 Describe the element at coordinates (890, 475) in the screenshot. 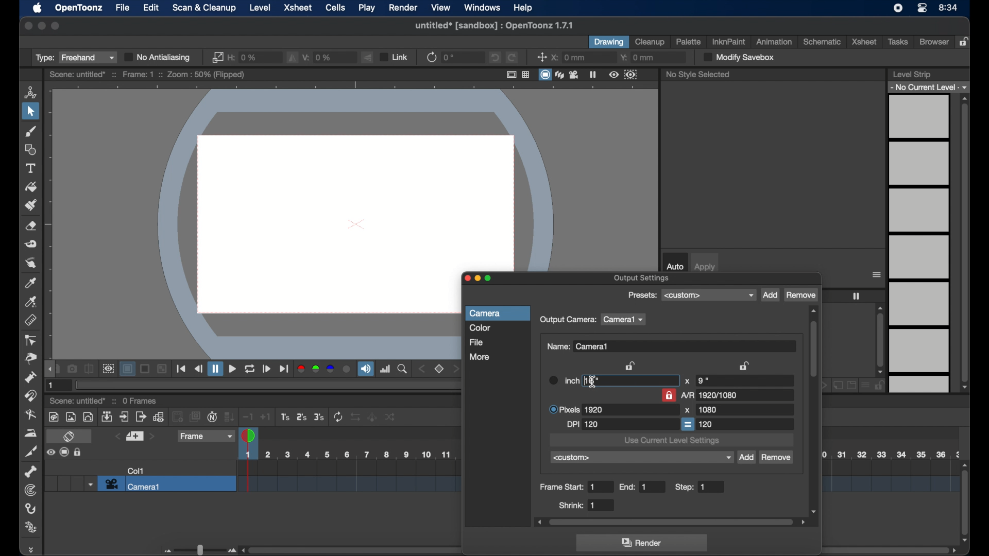

I see `scene scale` at that location.